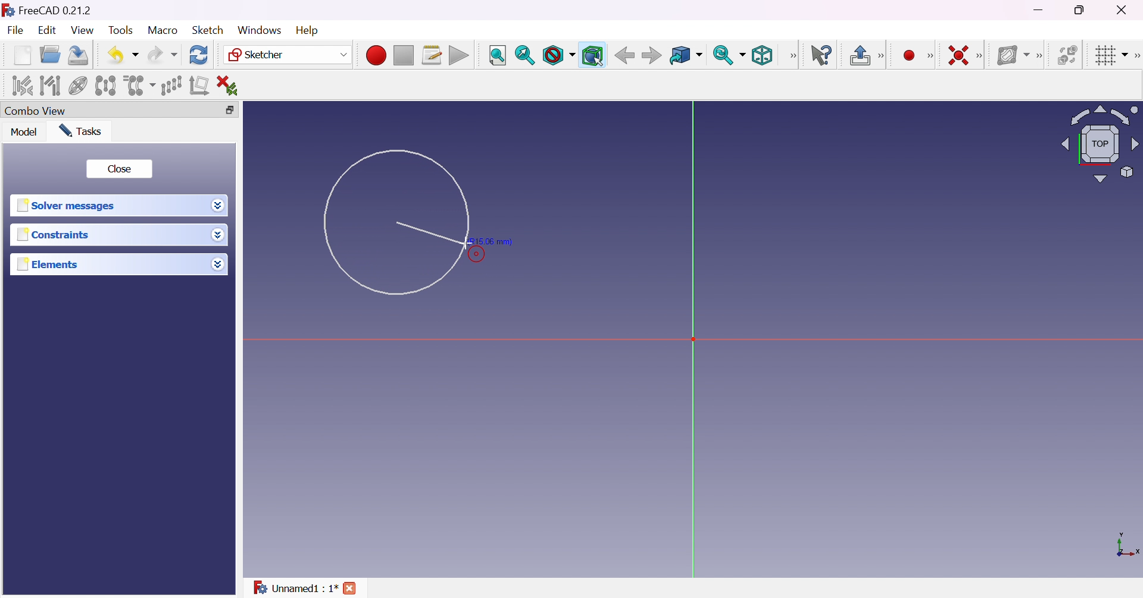 Image resolution: width=1143 pixels, height=598 pixels. Describe the element at coordinates (651, 56) in the screenshot. I see `Forward` at that location.